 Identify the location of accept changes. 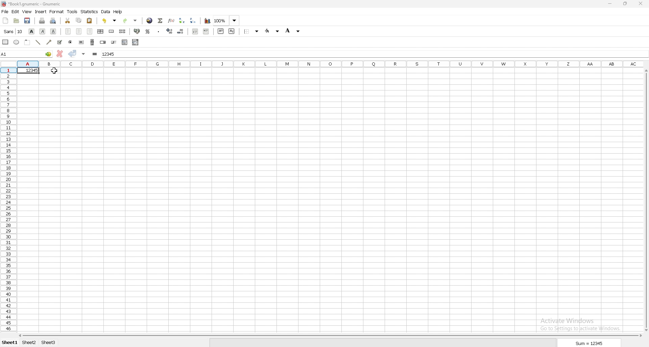
(73, 54).